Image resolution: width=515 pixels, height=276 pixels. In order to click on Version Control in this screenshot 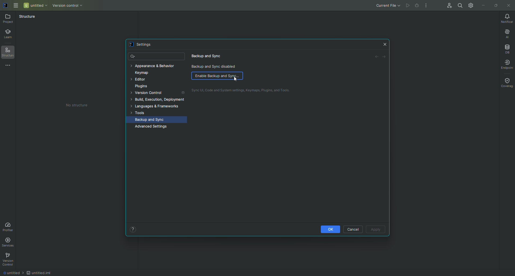, I will do `click(10, 259)`.